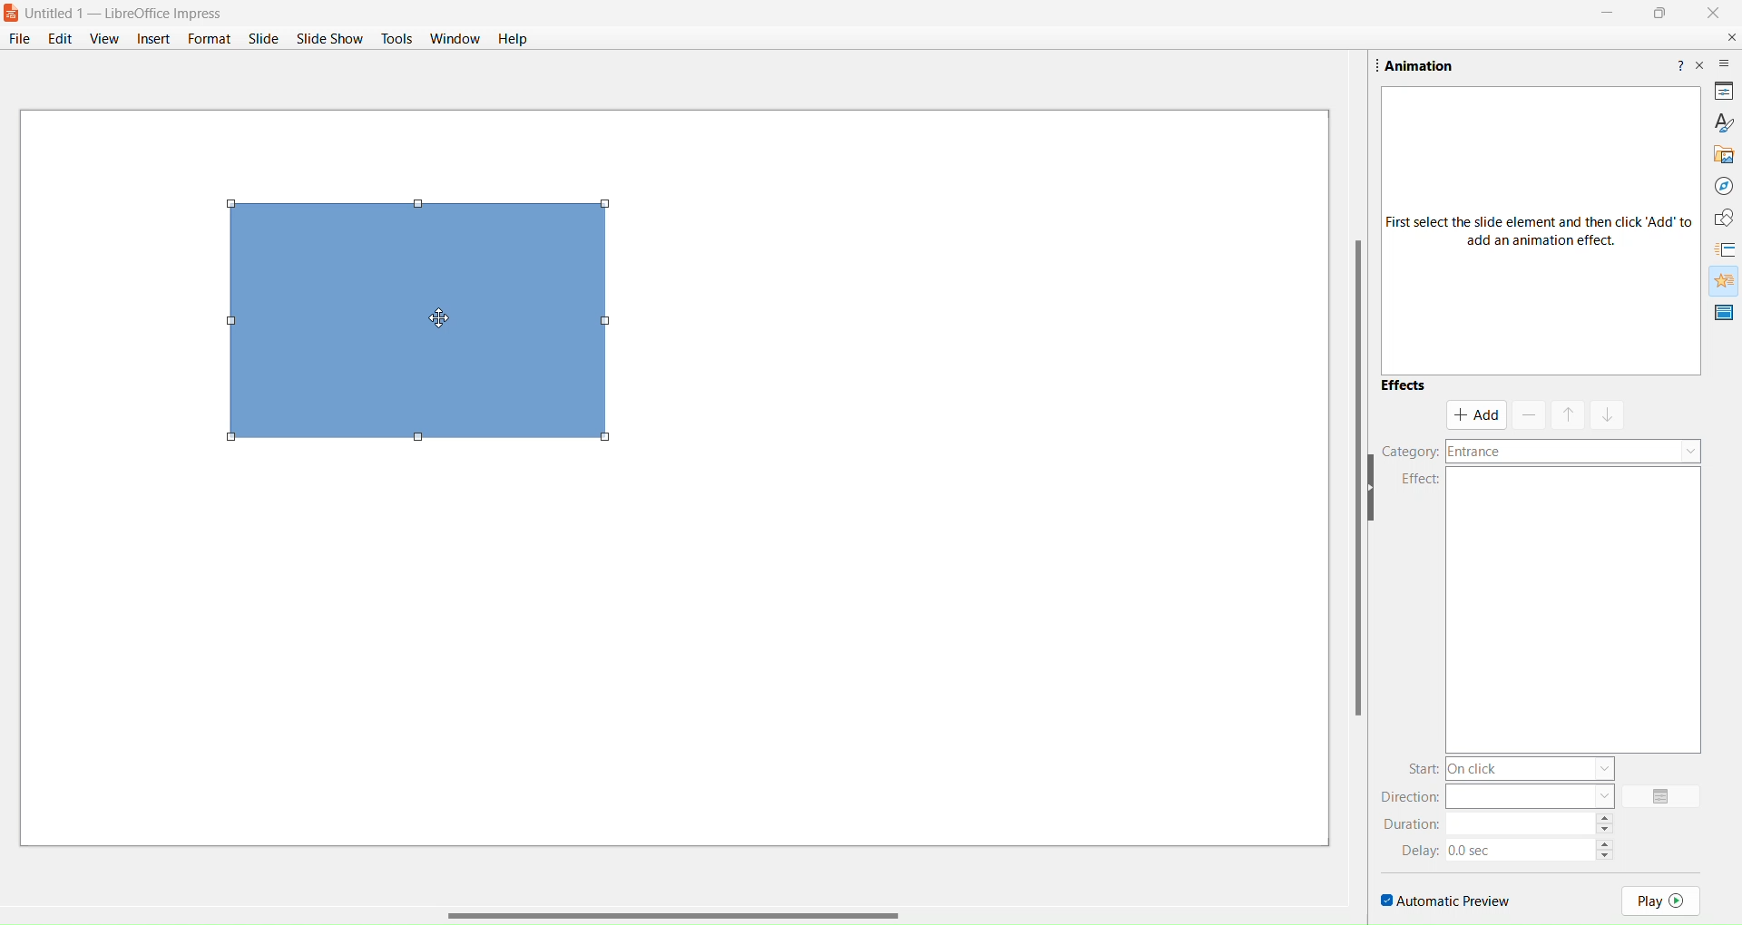  What do you see at coordinates (1720, 154) in the screenshot?
I see `gallery` at bounding box center [1720, 154].